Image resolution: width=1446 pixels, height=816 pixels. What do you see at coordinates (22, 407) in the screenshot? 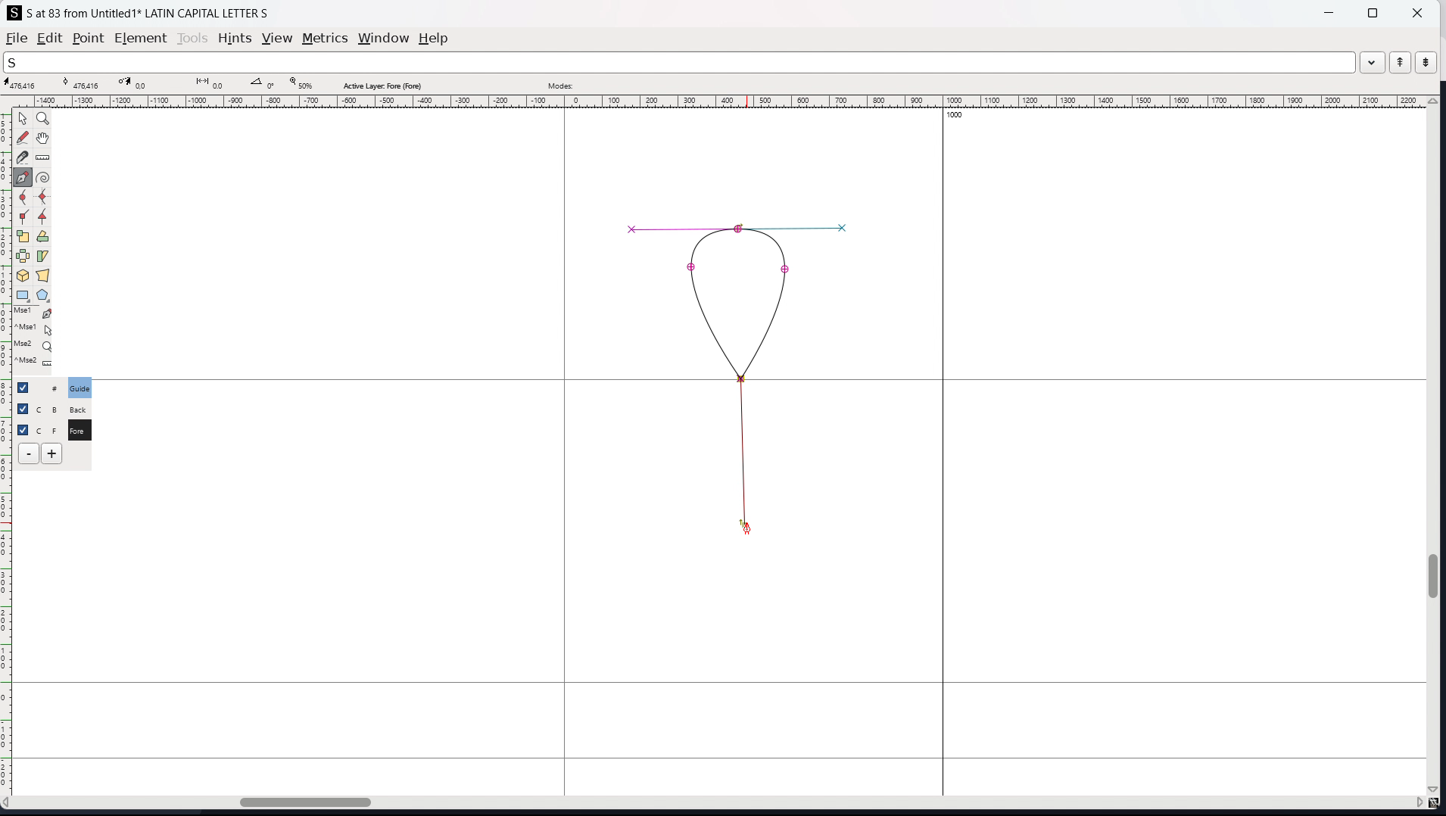
I see `checkbox` at bounding box center [22, 407].